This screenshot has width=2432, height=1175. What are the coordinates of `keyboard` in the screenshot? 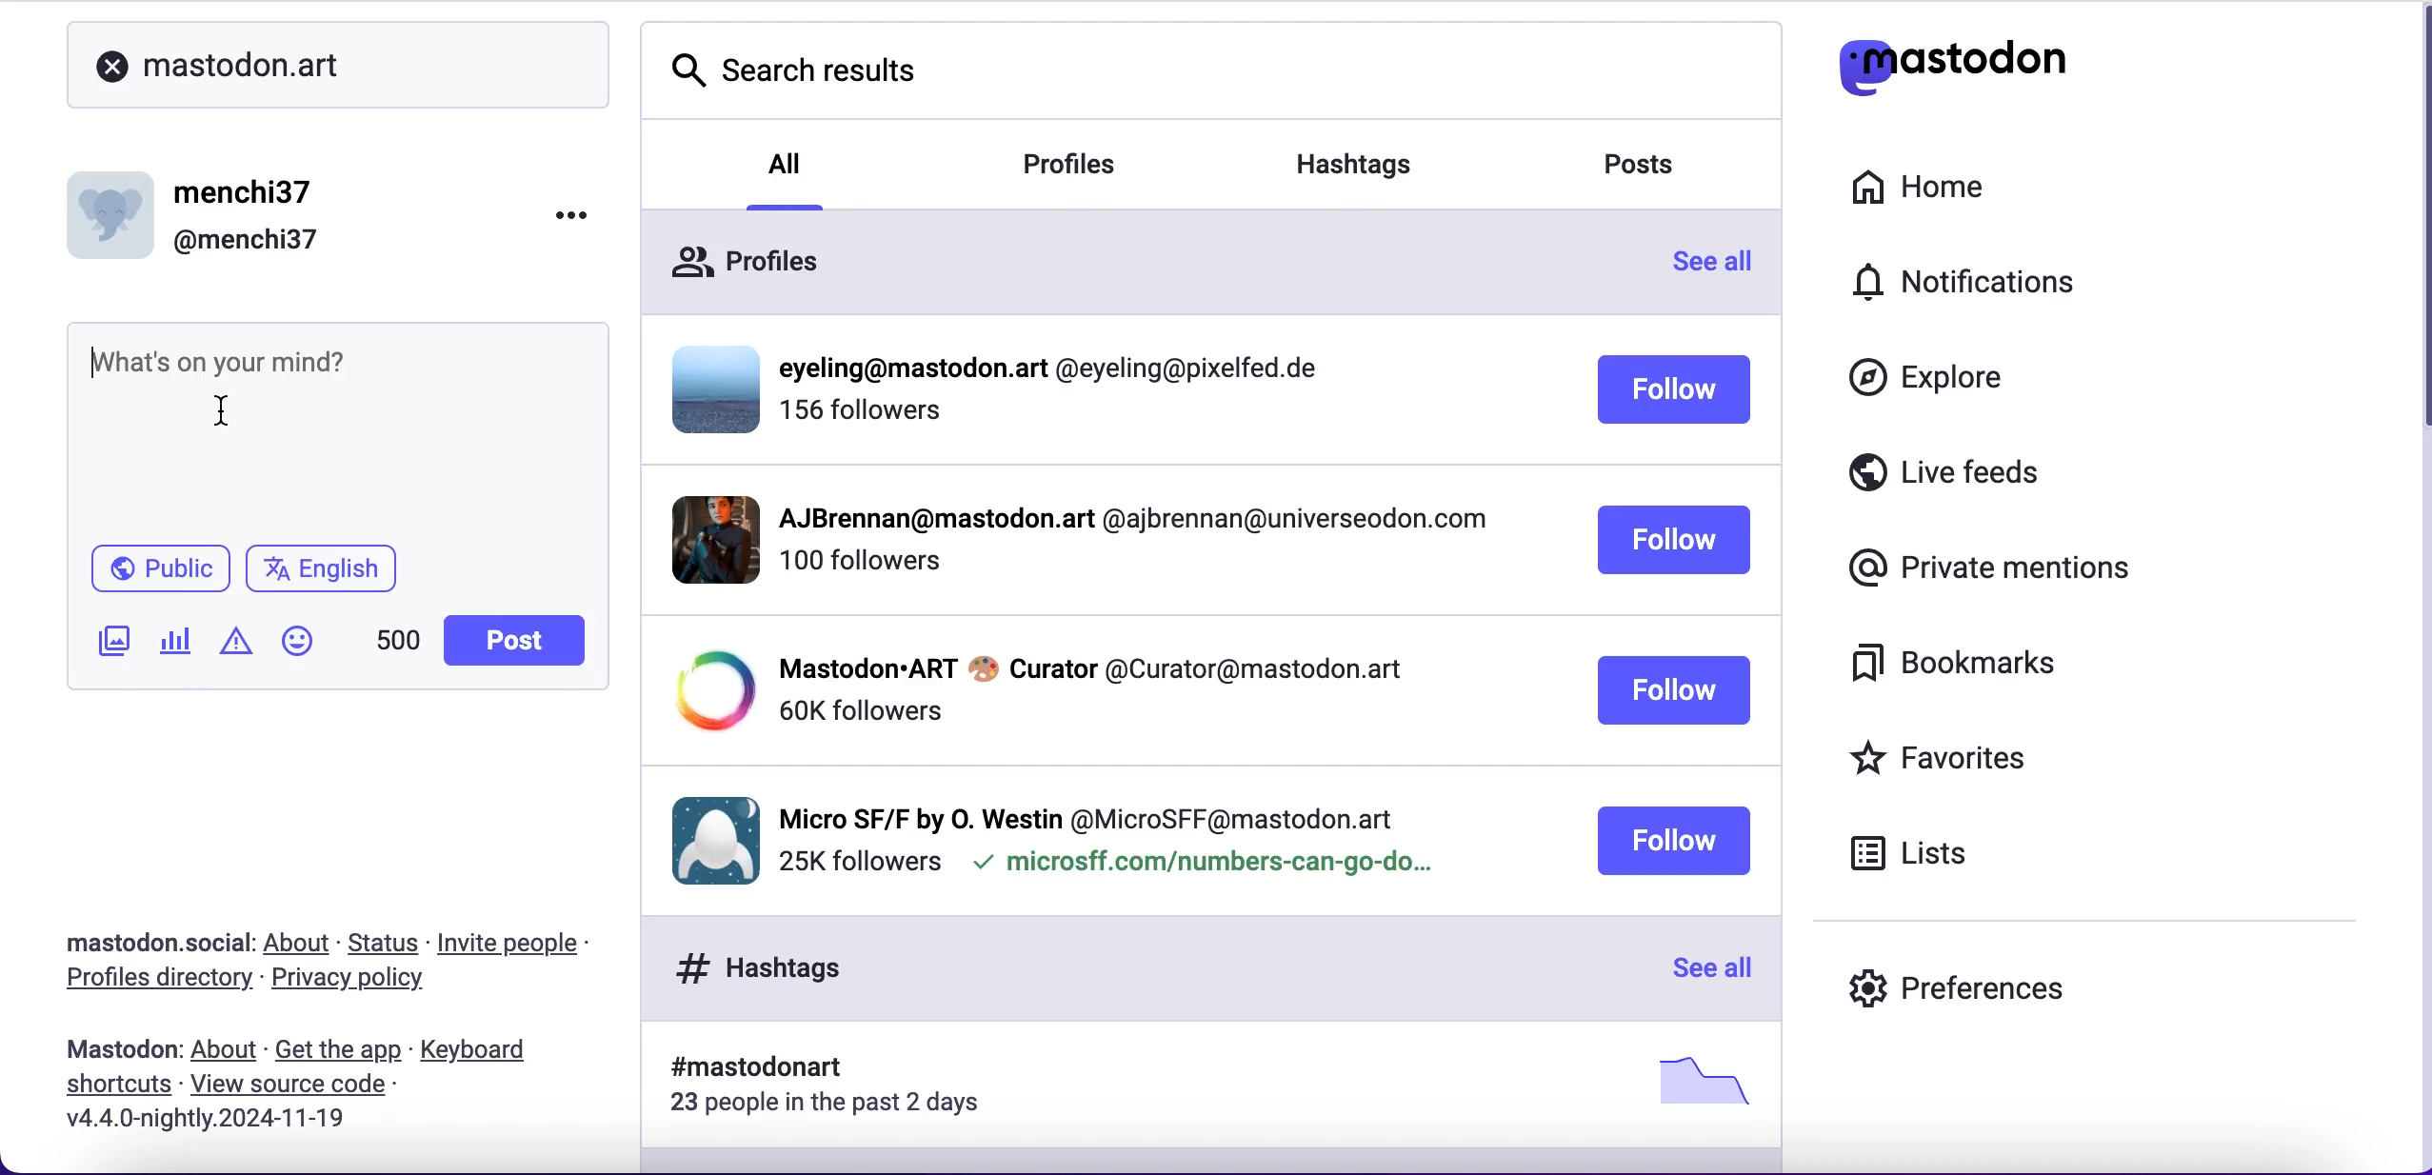 It's located at (480, 1051).